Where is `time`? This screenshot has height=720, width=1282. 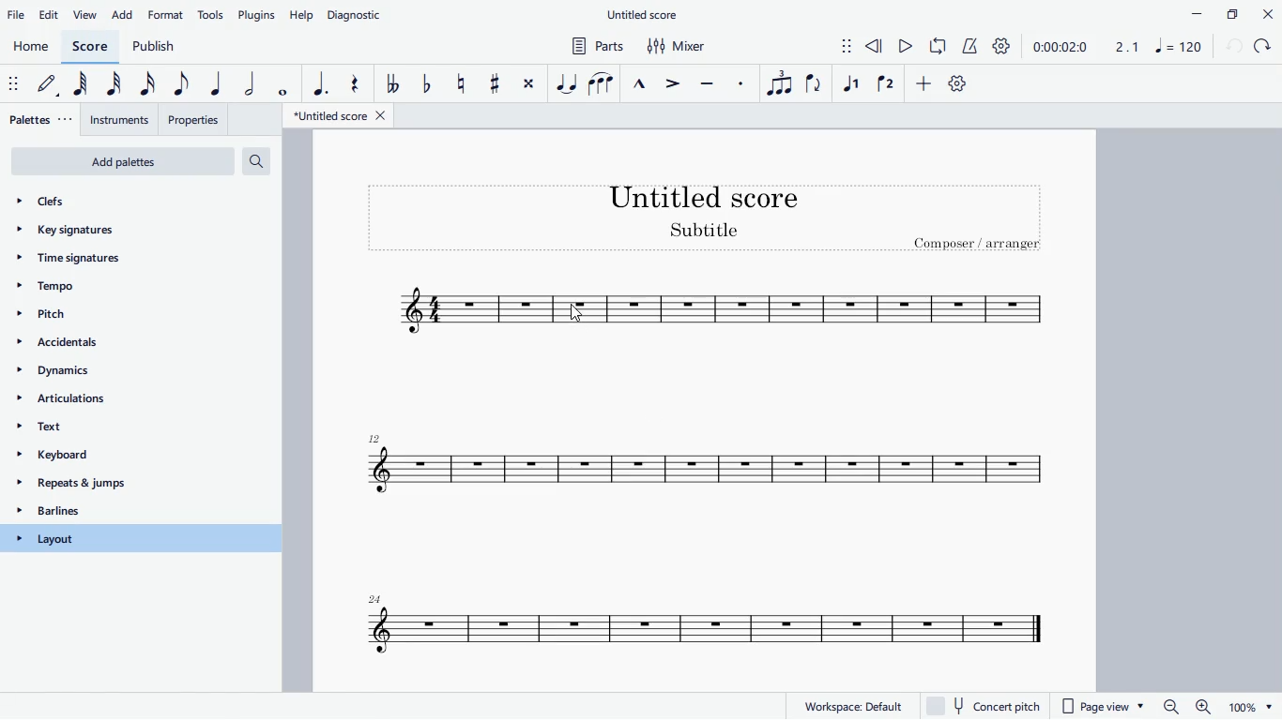
time is located at coordinates (1060, 46).